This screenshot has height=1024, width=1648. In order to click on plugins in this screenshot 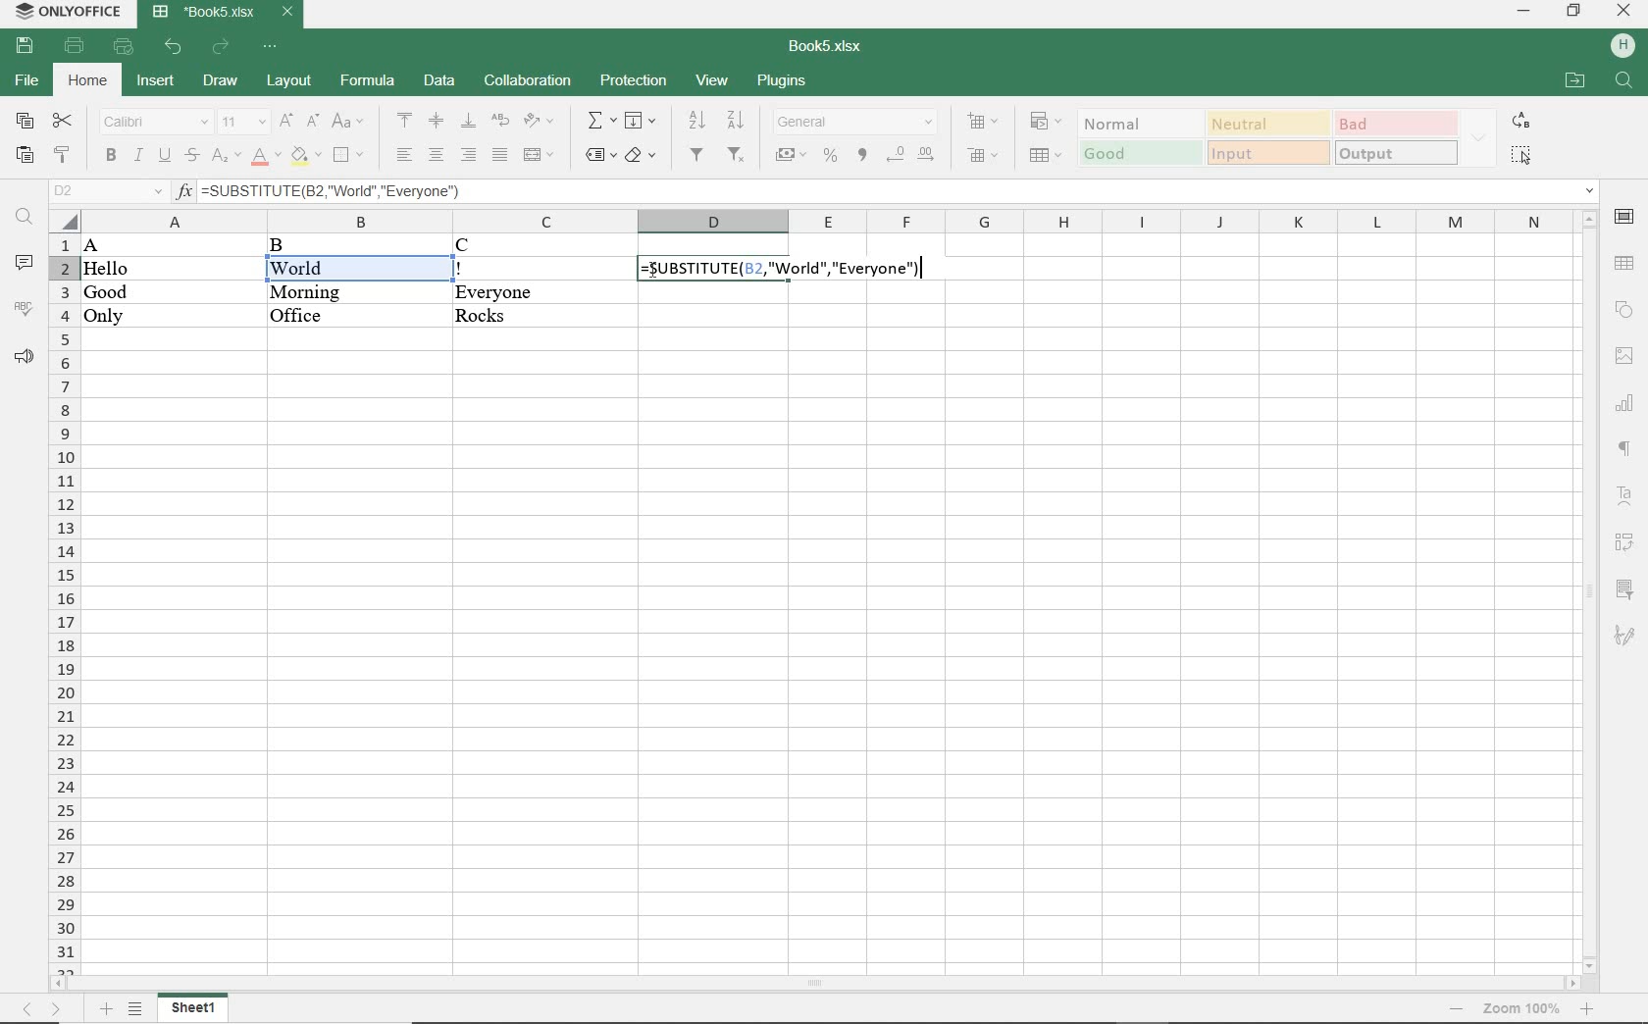, I will do `click(782, 82)`.